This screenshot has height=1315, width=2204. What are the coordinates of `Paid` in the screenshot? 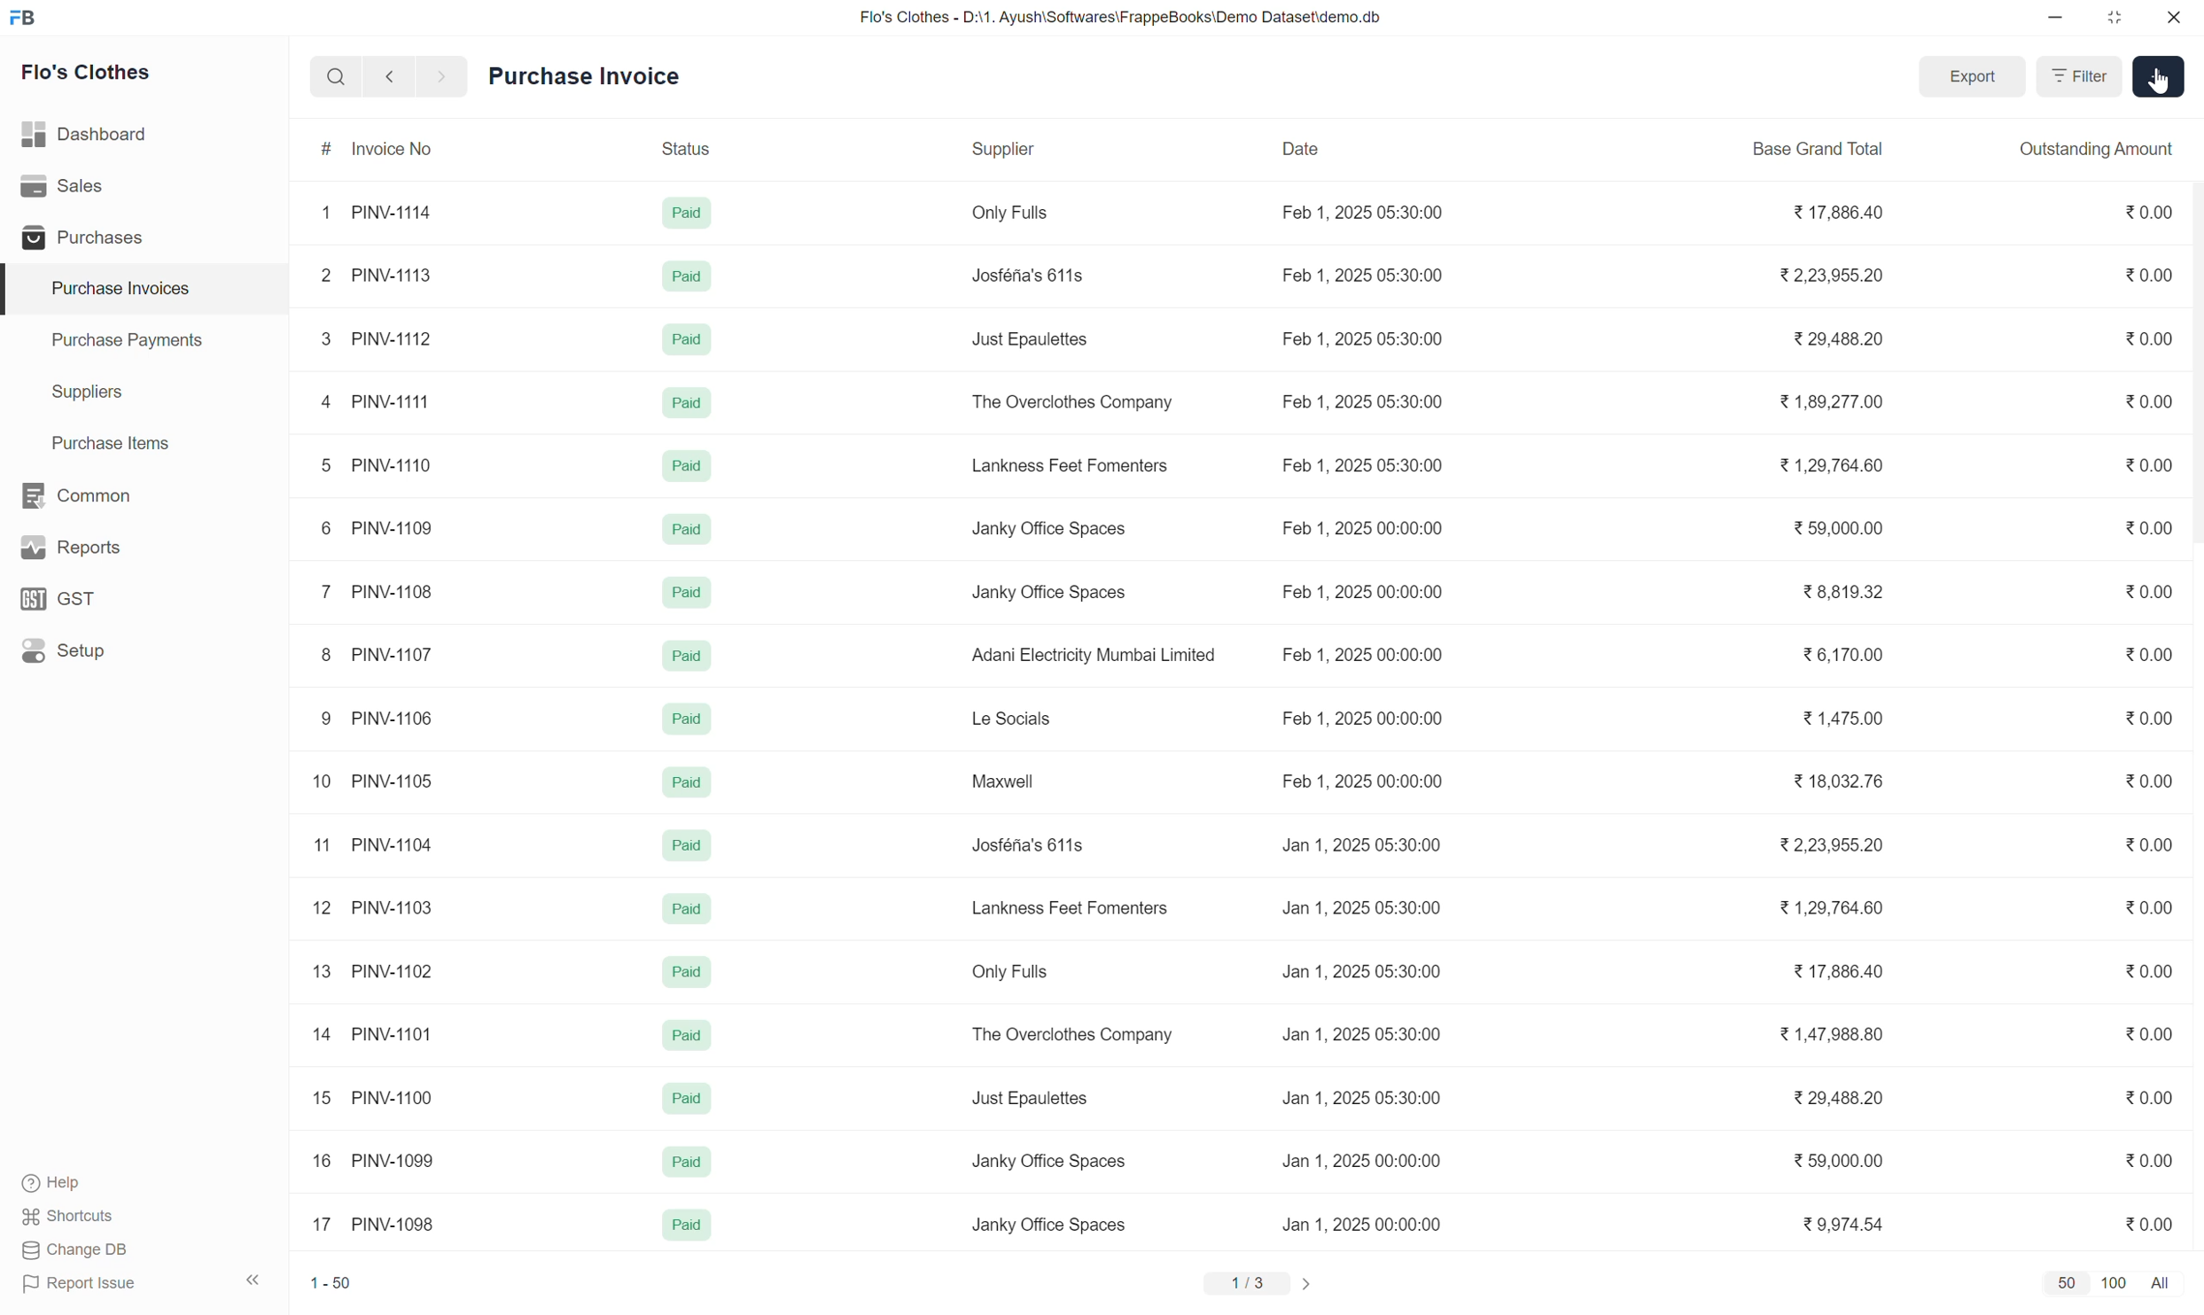 It's located at (688, 1034).